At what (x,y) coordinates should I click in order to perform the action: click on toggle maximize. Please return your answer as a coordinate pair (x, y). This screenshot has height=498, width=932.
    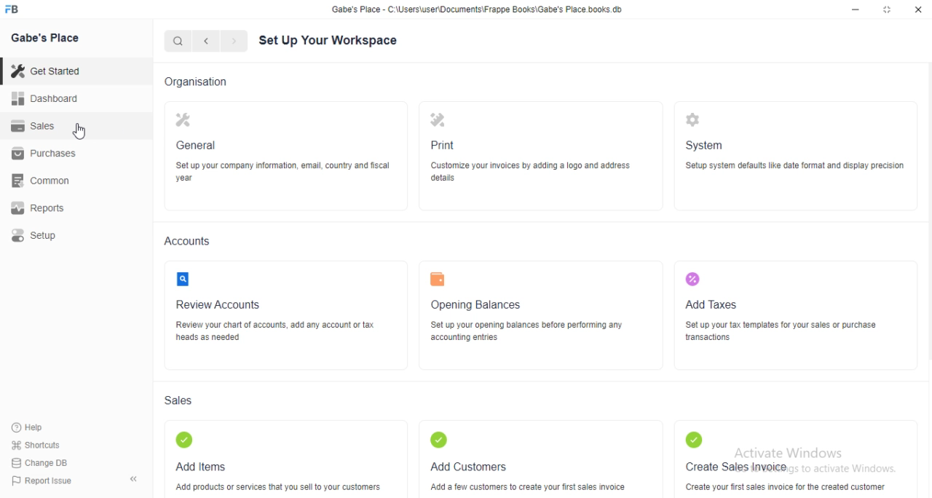
    Looking at the image, I should click on (888, 9).